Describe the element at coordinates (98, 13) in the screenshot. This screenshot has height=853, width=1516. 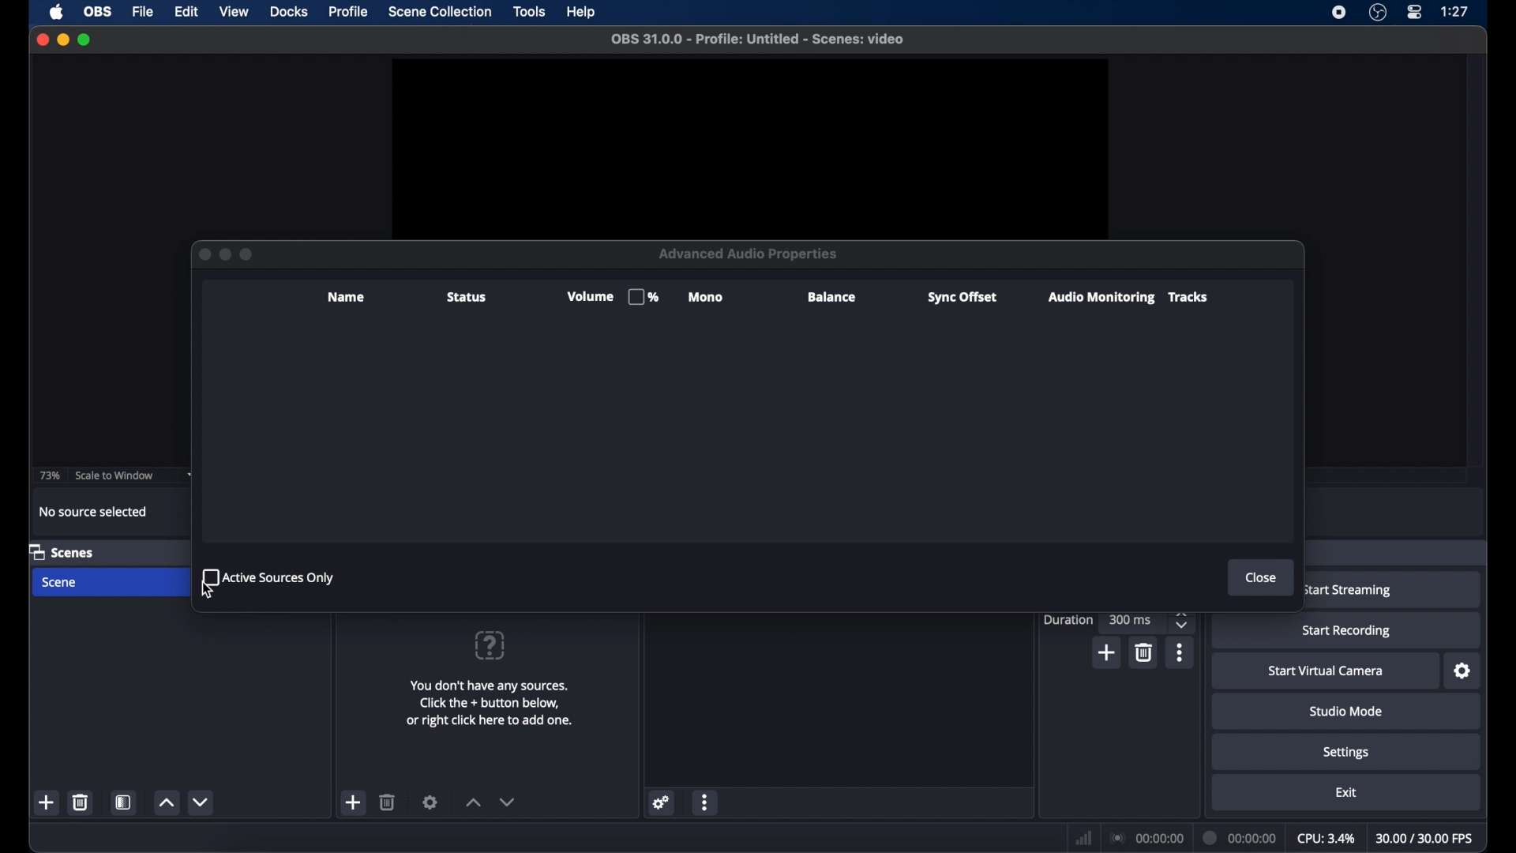
I see `obs` at that location.